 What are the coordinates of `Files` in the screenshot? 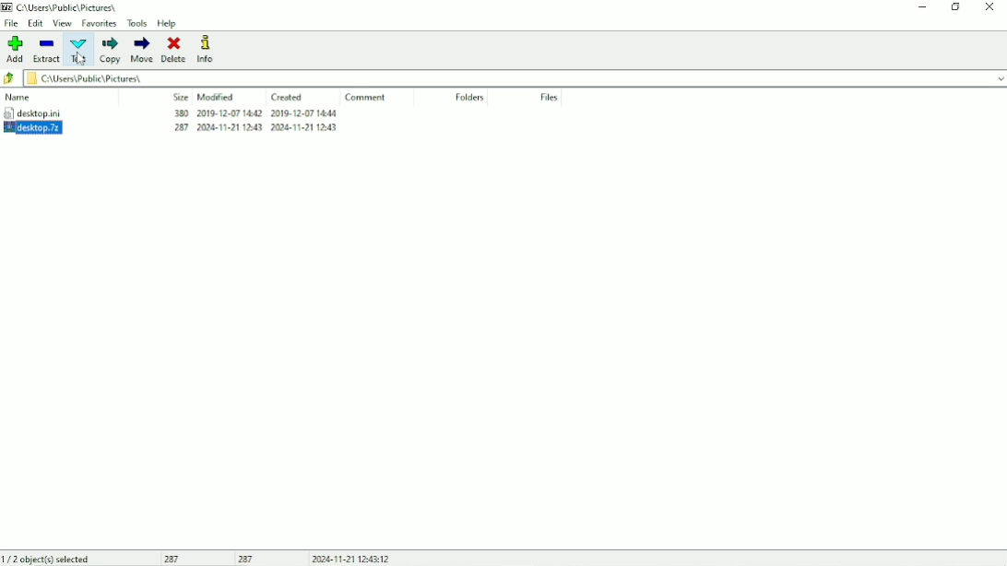 It's located at (550, 97).